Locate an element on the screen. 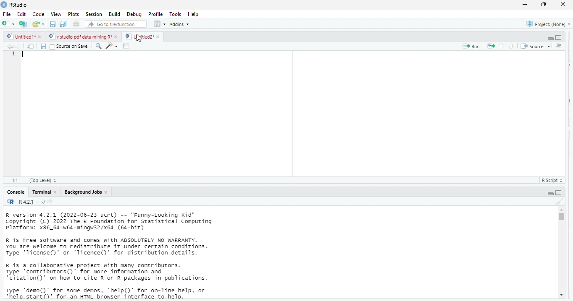 The image size is (573, 301). options is located at coordinates (160, 23).